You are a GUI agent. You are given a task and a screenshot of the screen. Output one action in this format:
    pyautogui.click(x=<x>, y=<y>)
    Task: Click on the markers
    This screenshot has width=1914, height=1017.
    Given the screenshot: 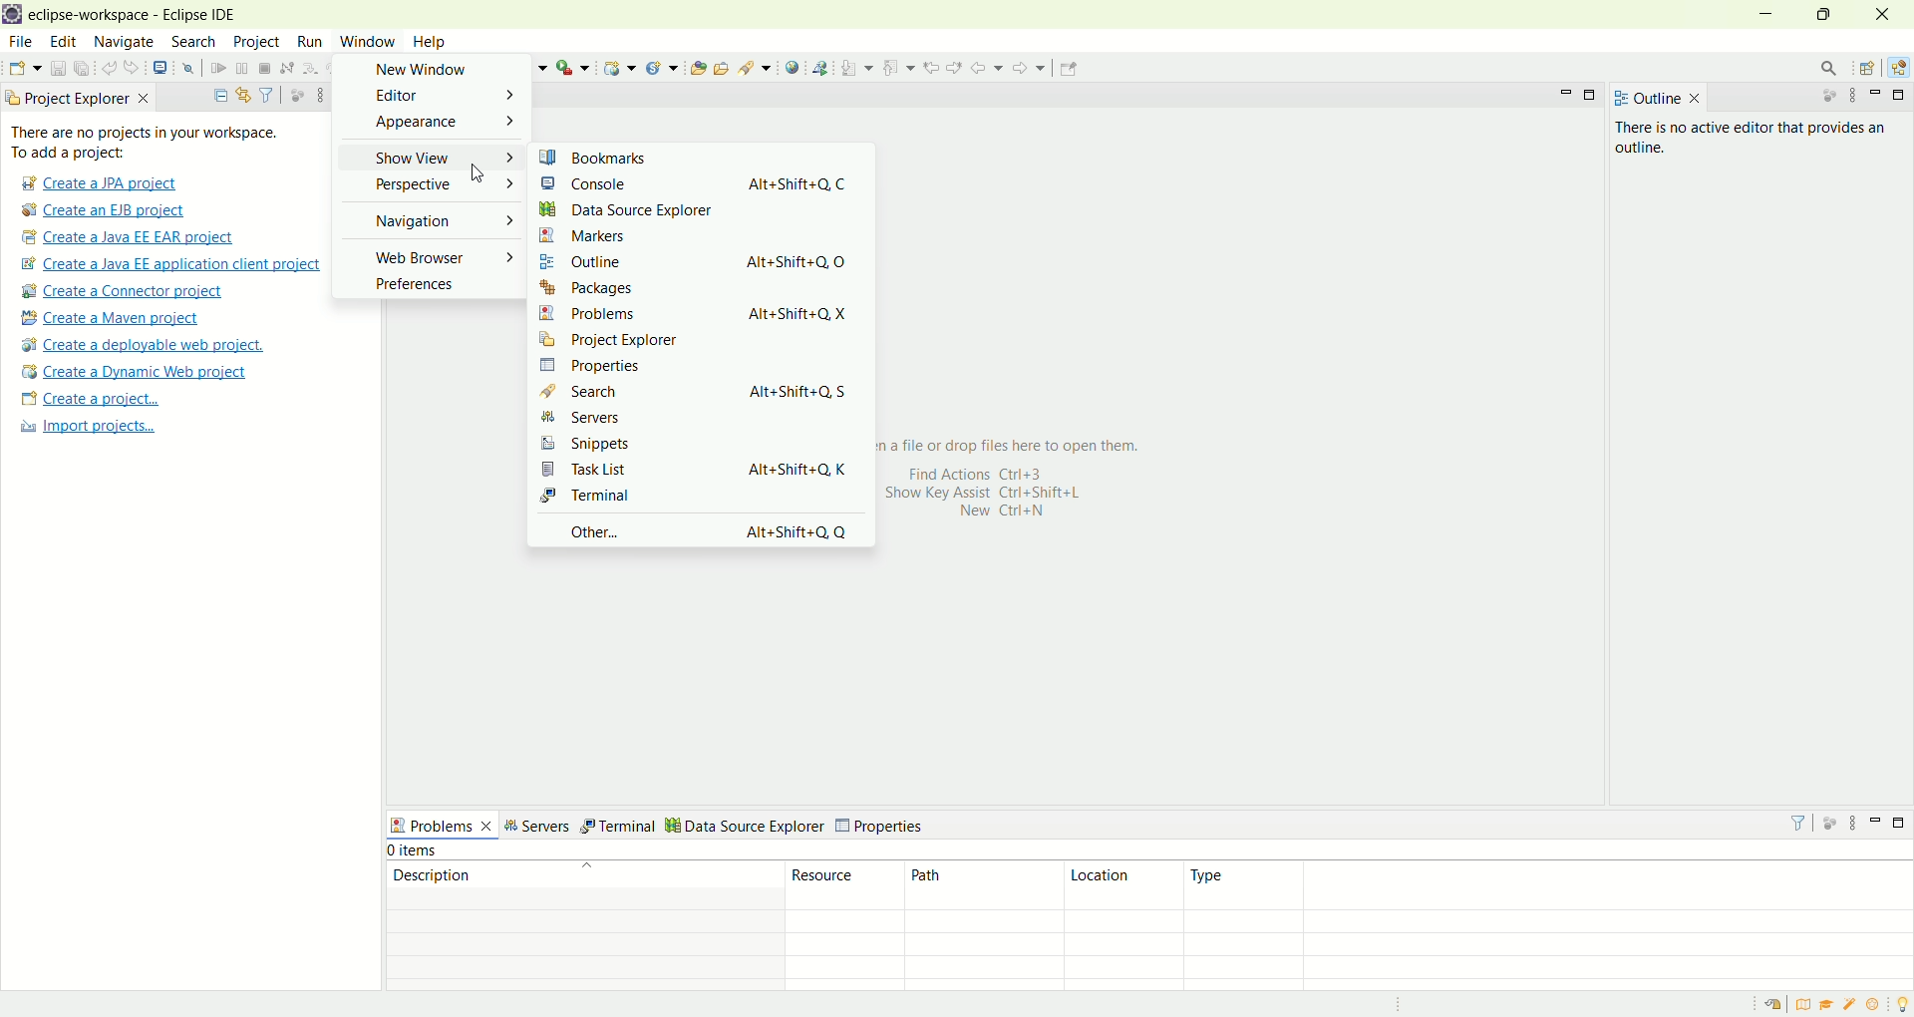 What is the action you would take?
    pyautogui.click(x=629, y=231)
    